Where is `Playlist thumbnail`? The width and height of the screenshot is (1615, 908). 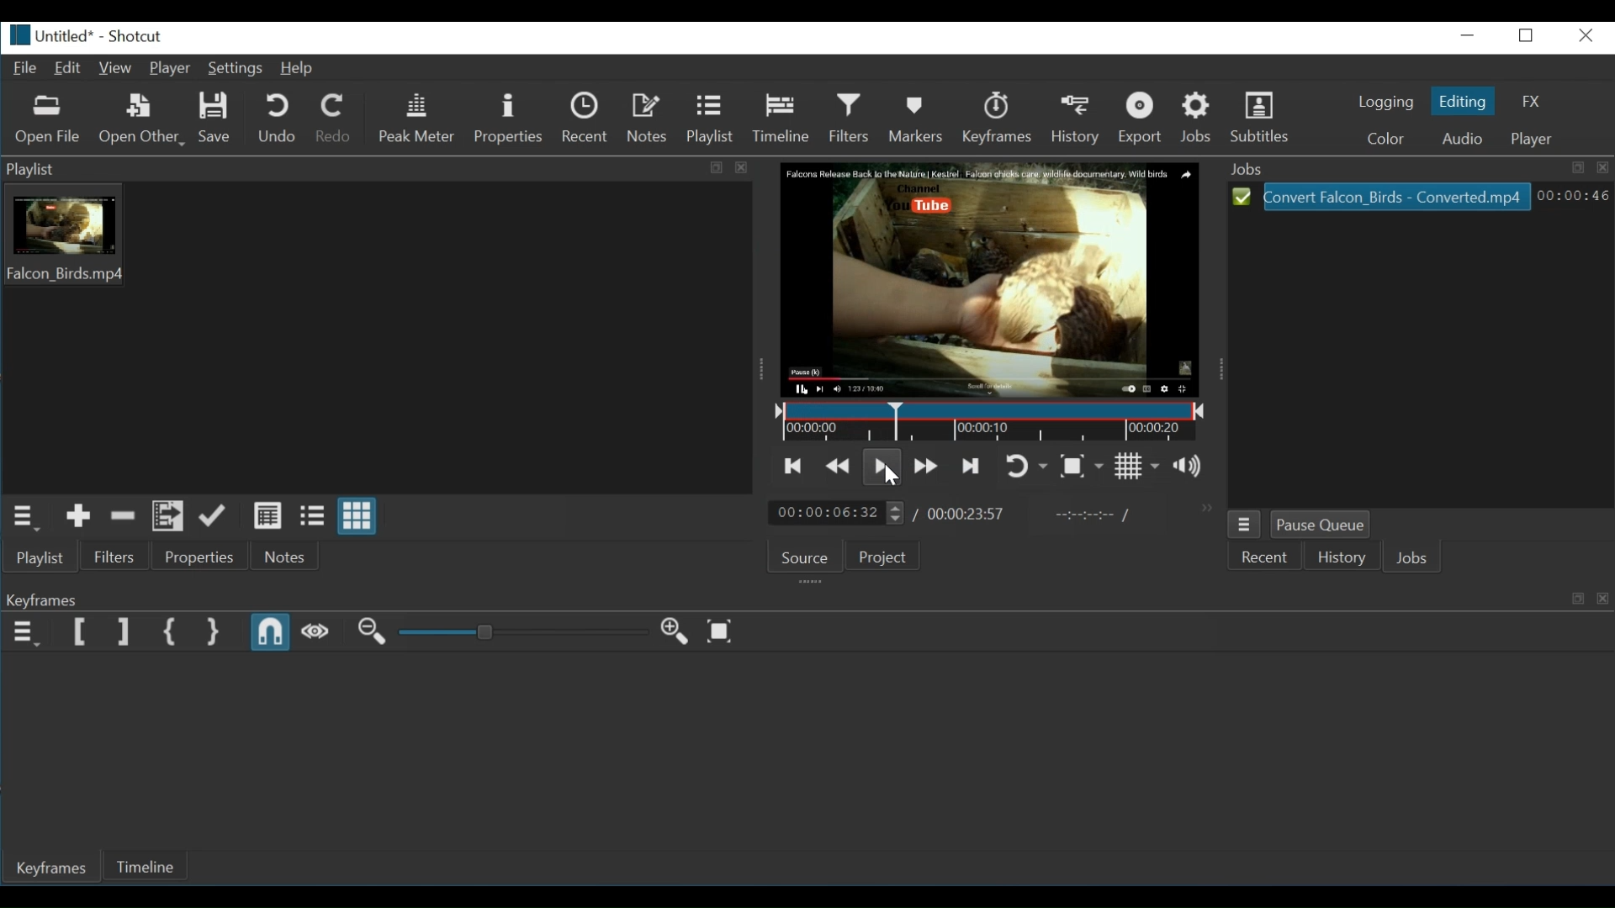
Playlist thumbnail is located at coordinates (371, 336).